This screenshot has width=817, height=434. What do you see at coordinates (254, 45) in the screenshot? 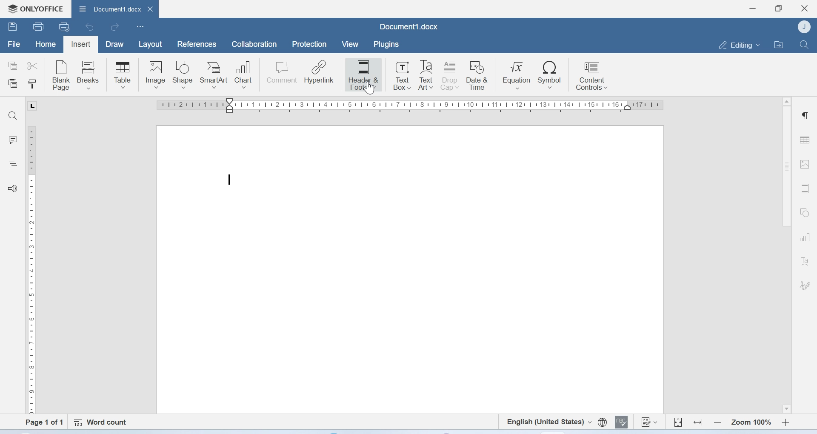
I see `Collaboration` at bounding box center [254, 45].